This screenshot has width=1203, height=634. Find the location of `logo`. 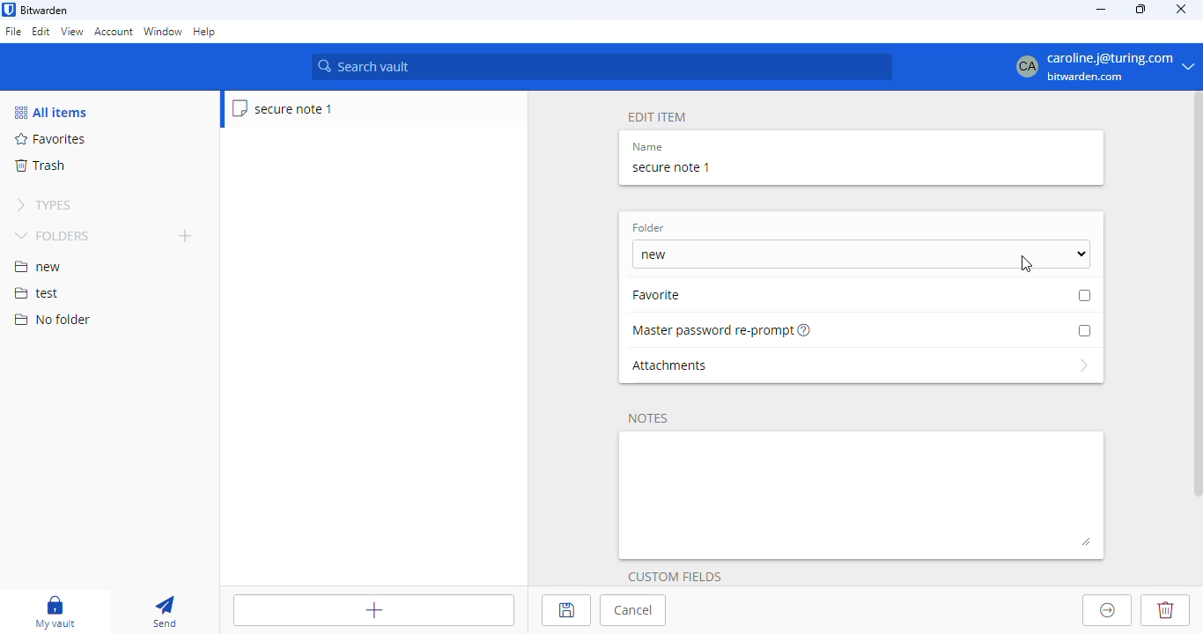

logo is located at coordinates (9, 10).